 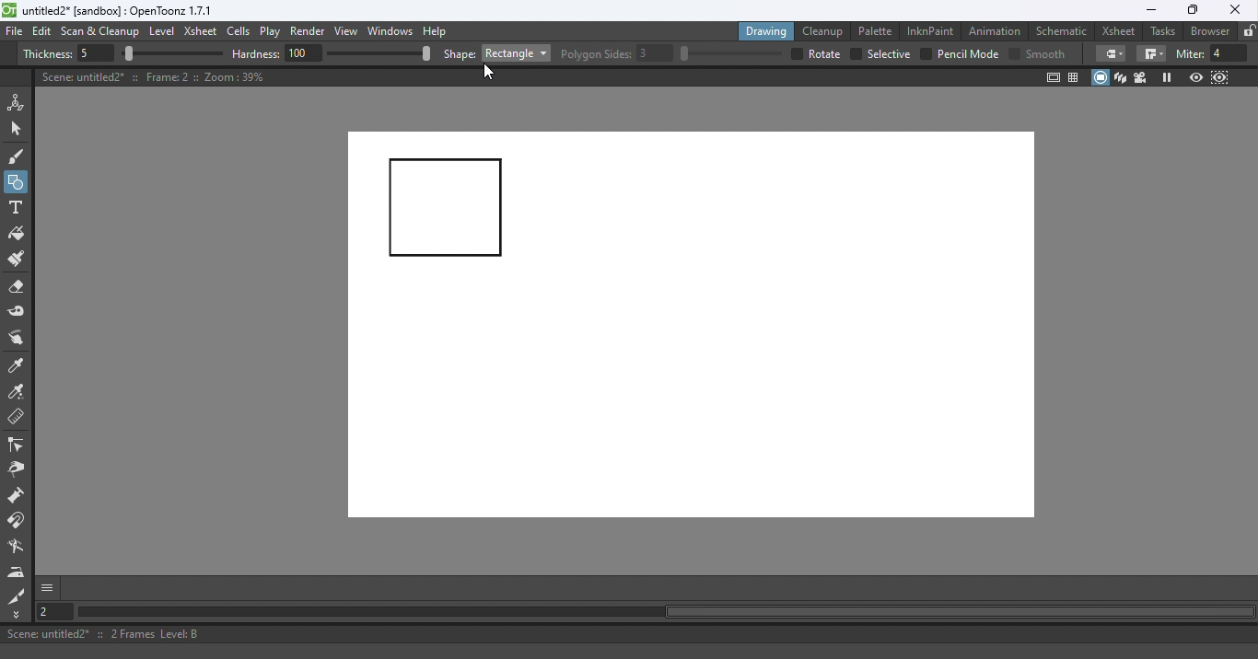 I want to click on checkbox, so click(x=855, y=54).